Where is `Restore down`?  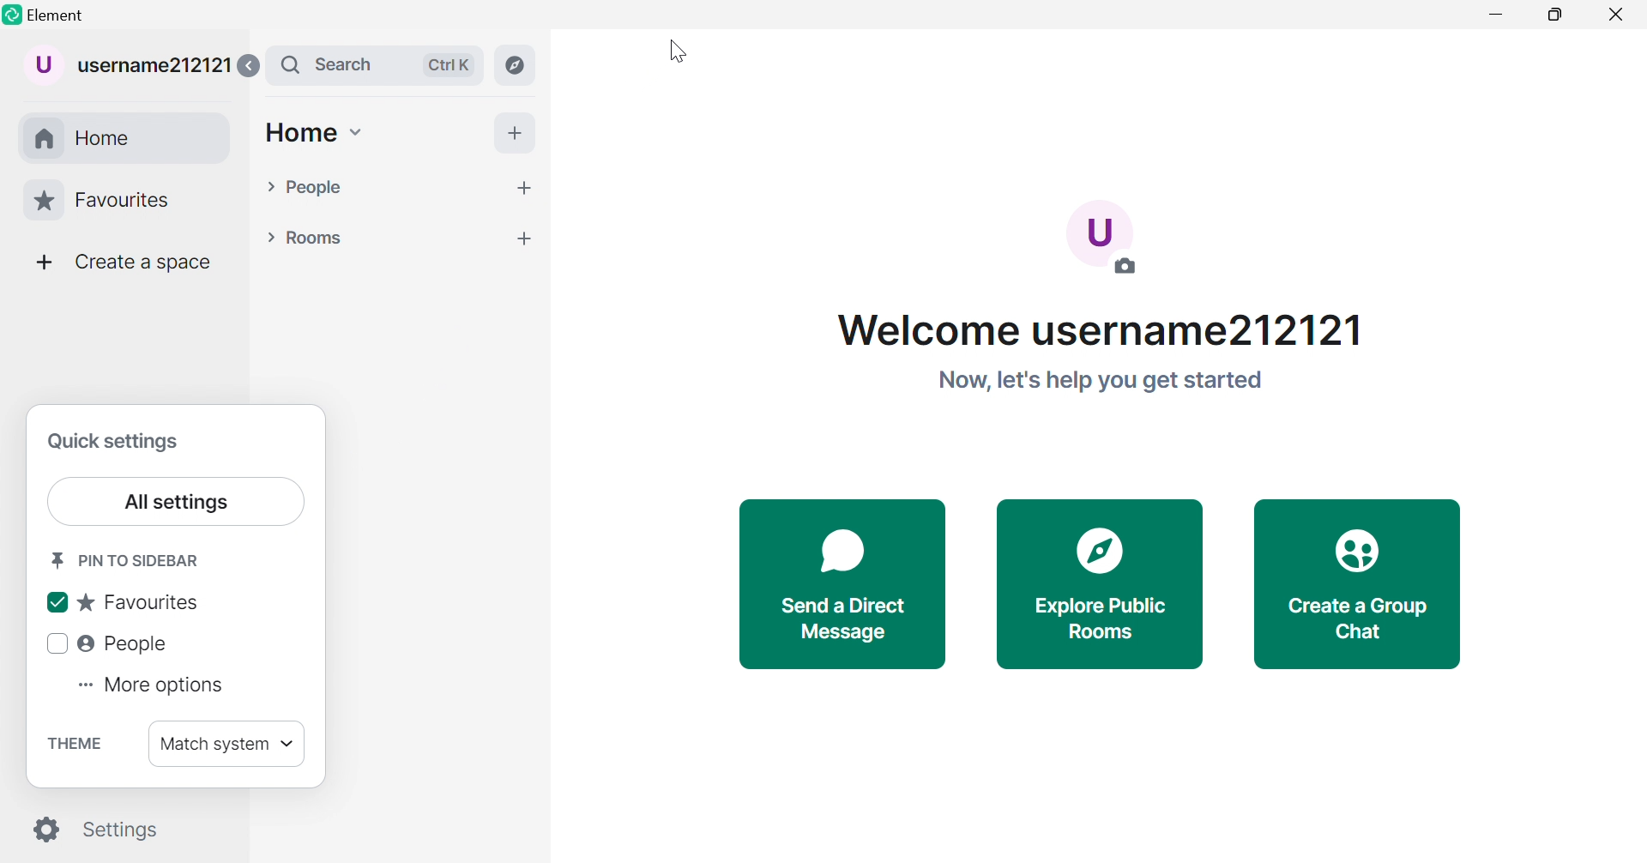 Restore down is located at coordinates (1553, 17).